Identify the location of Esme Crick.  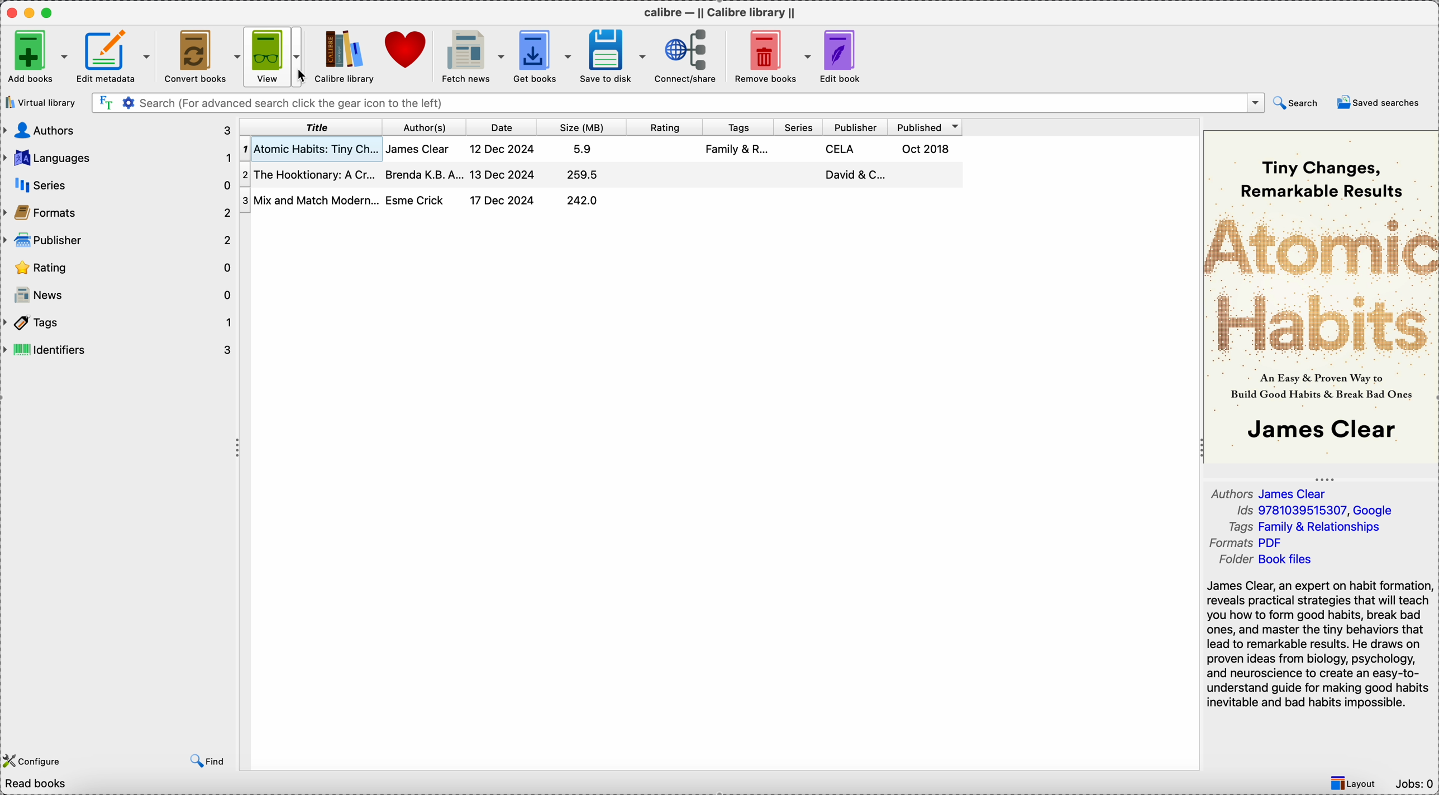
(416, 199).